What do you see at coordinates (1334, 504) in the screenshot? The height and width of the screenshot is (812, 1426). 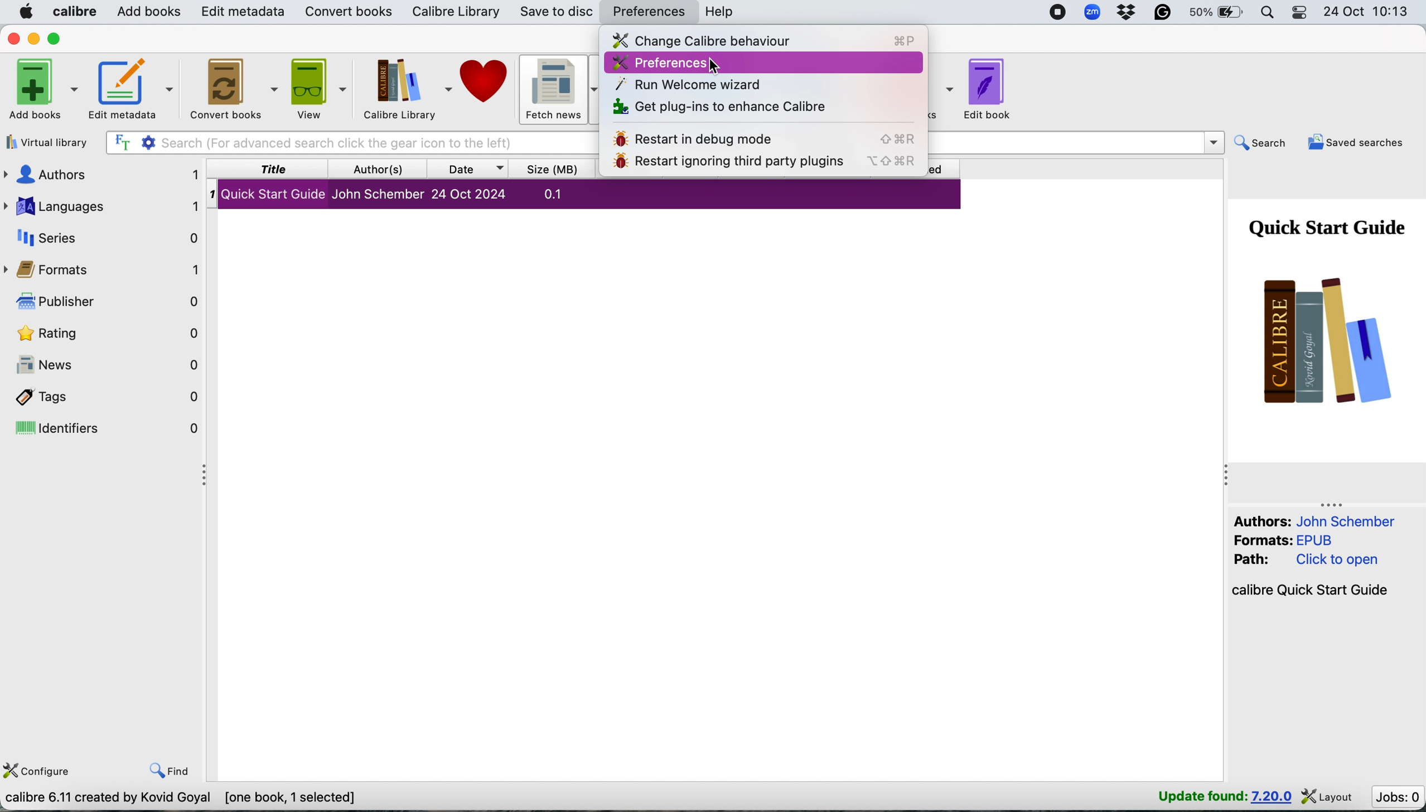 I see `collapse` at bounding box center [1334, 504].